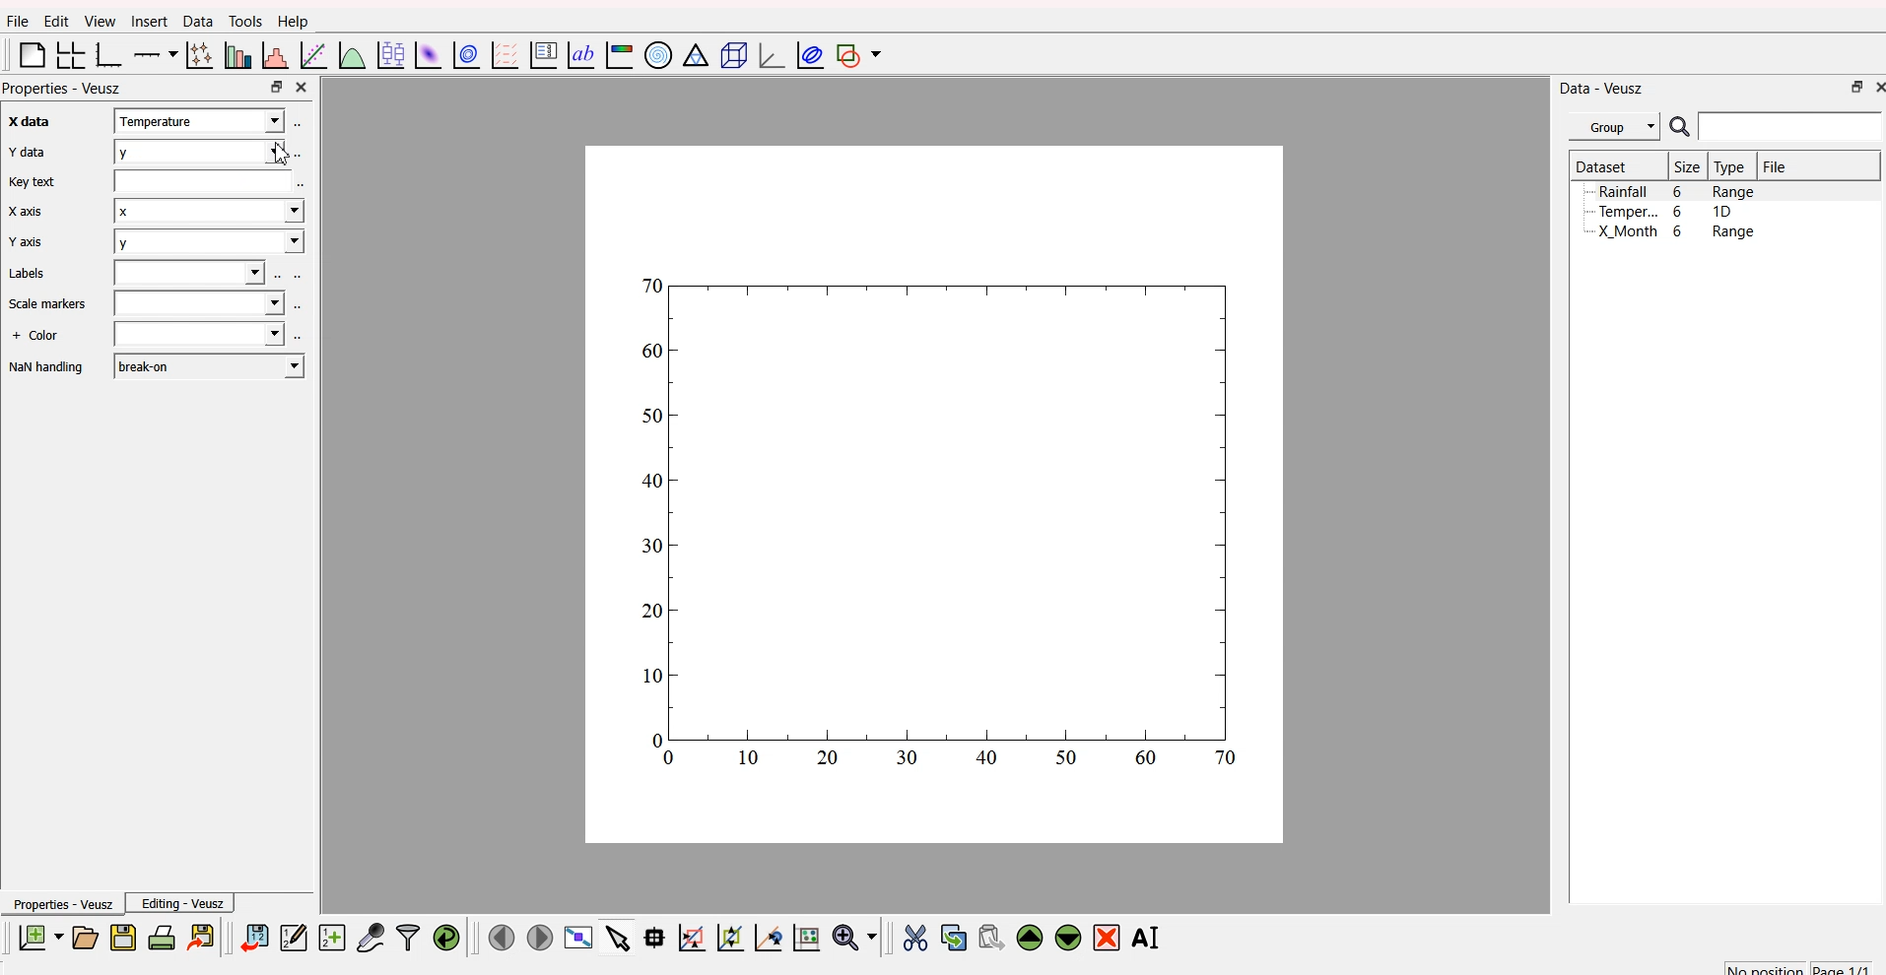 The image size is (1886, 975). What do you see at coordinates (445, 935) in the screenshot?
I see `reload linked dataset` at bounding box center [445, 935].